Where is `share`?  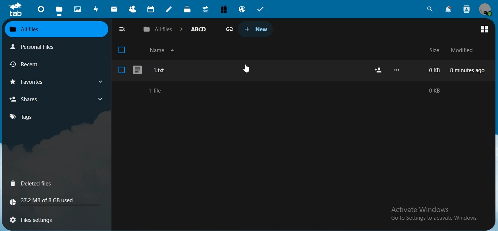
share is located at coordinates (380, 70).